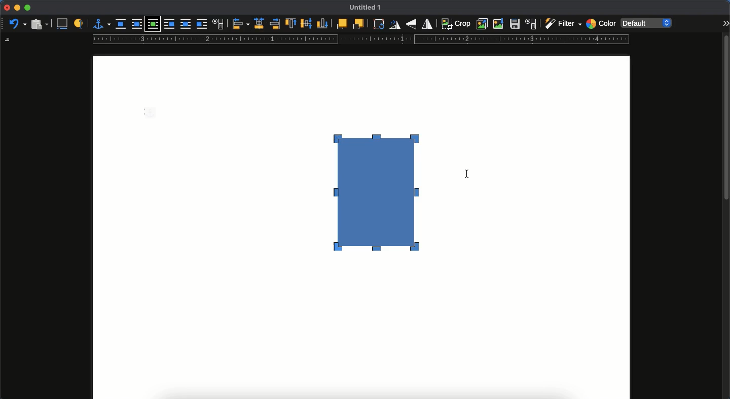  What do you see at coordinates (725, 23) in the screenshot?
I see `expand` at bounding box center [725, 23].